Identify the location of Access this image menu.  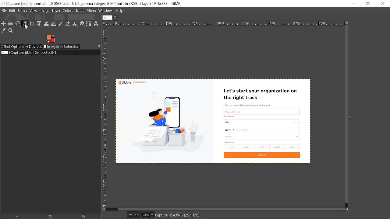
(104, 23).